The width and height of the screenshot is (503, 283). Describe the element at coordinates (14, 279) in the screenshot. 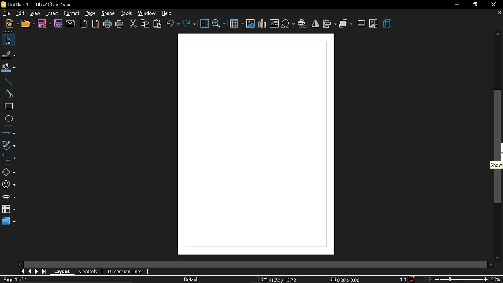

I see `current page` at that location.